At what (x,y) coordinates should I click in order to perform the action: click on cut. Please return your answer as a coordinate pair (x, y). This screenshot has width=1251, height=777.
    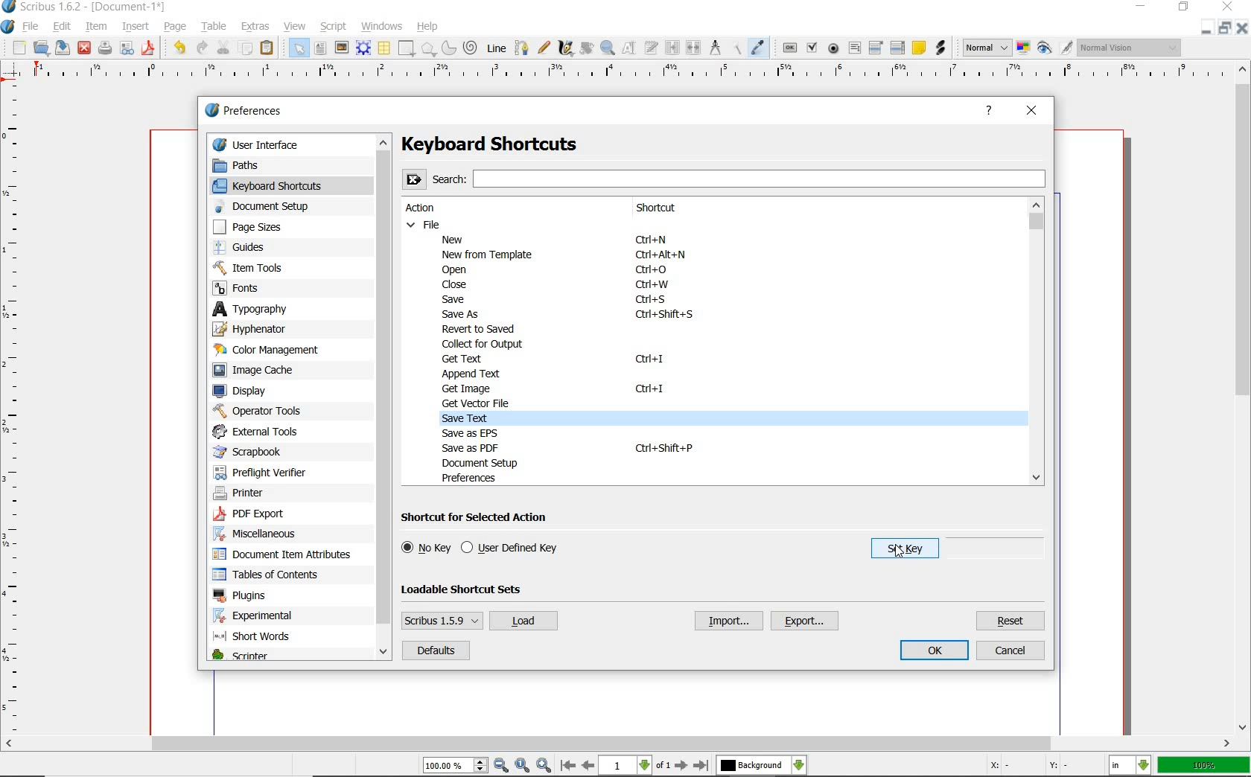
    Looking at the image, I should click on (225, 47).